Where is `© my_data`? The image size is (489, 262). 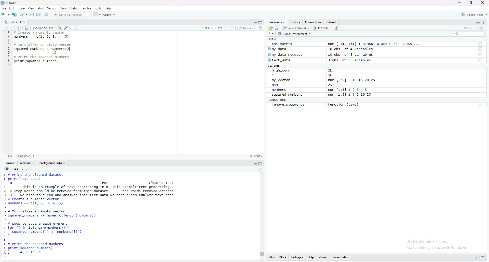 © my_data is located at coordinates (278, 49).